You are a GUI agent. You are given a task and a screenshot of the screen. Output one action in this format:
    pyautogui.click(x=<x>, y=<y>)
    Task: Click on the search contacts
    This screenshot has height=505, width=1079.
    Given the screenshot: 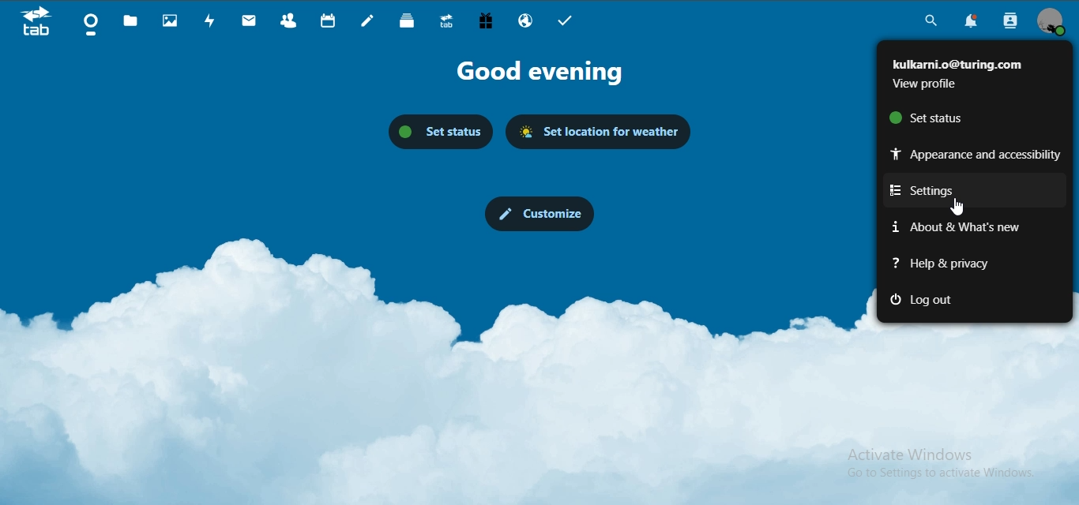 What is the action you would take?
    pyautogui.click(x=1011, y=21)
    